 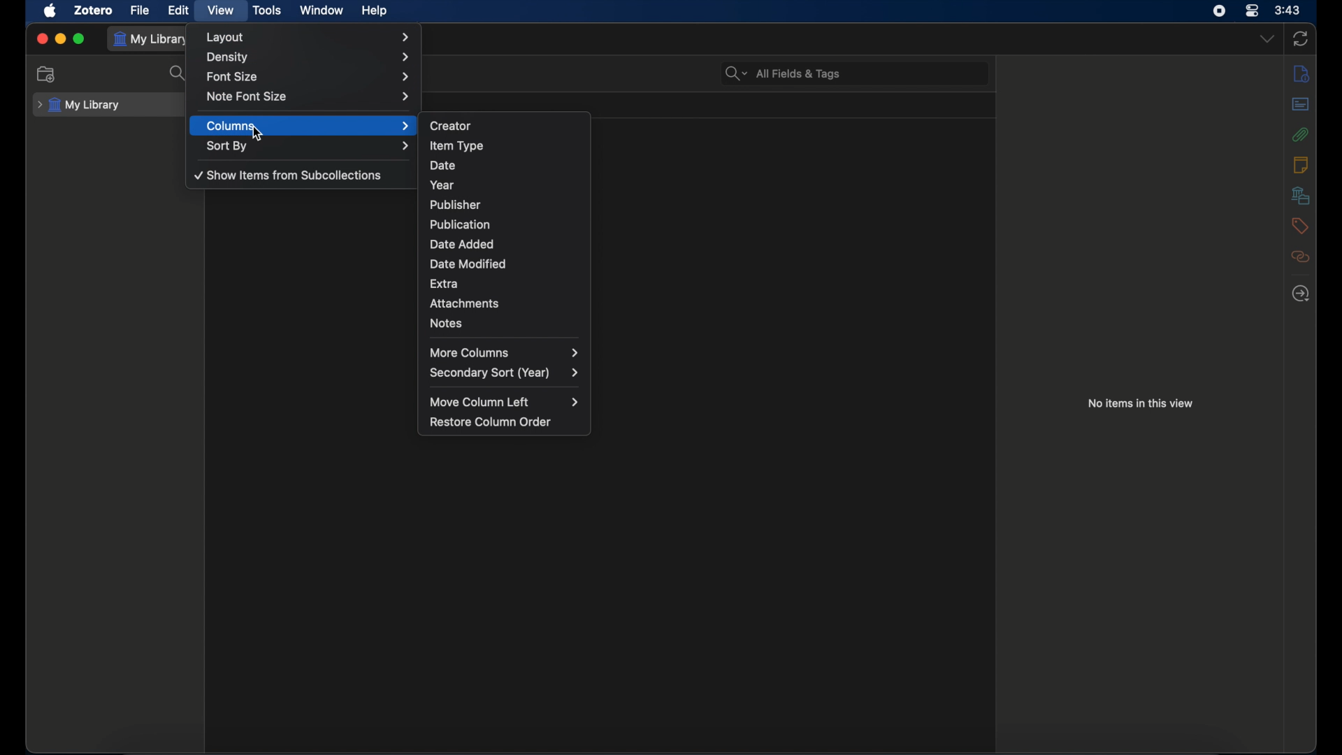 I want to click on abstract, so click(x=1301, y=104).